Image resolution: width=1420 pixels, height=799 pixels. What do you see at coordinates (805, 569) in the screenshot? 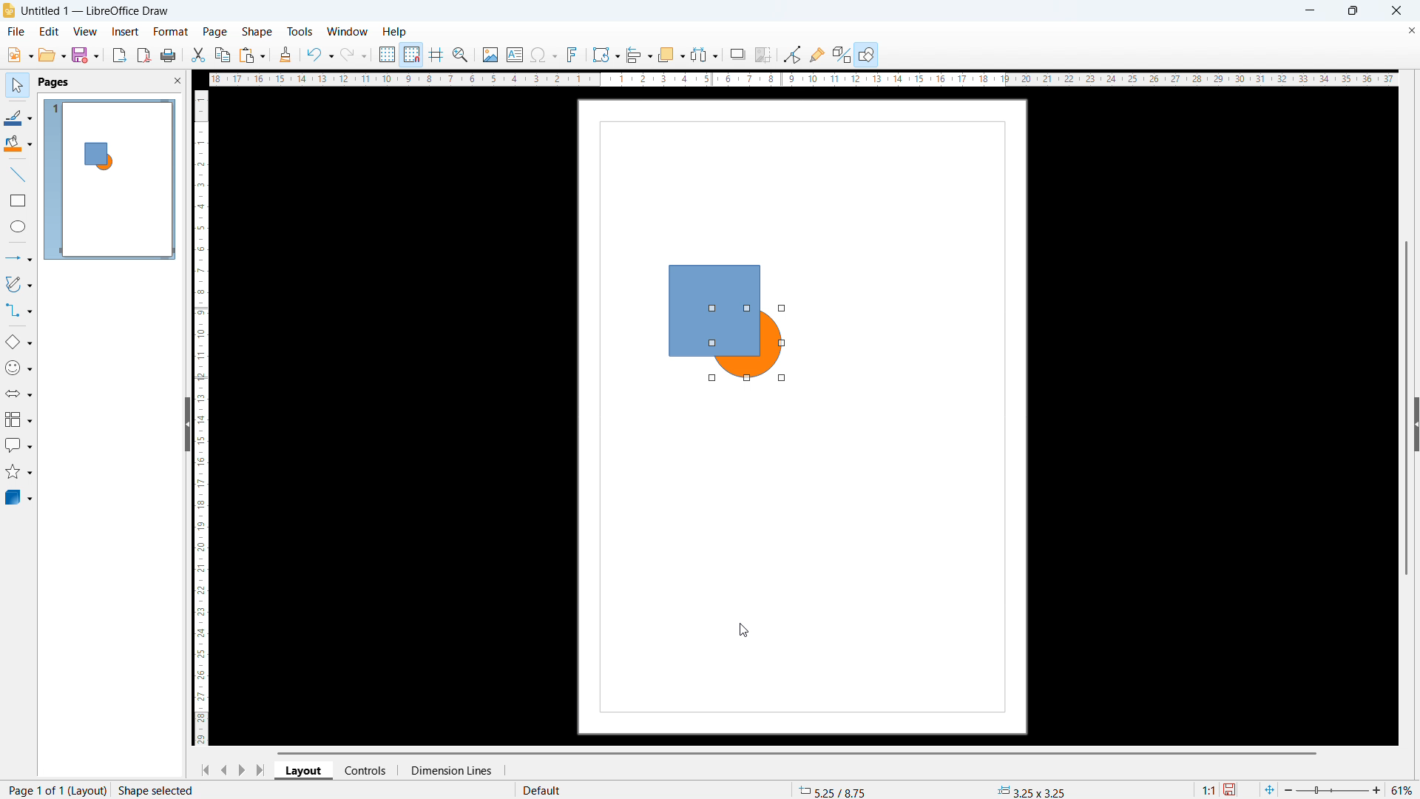
I see `page ` at bounding box center [805, 569].